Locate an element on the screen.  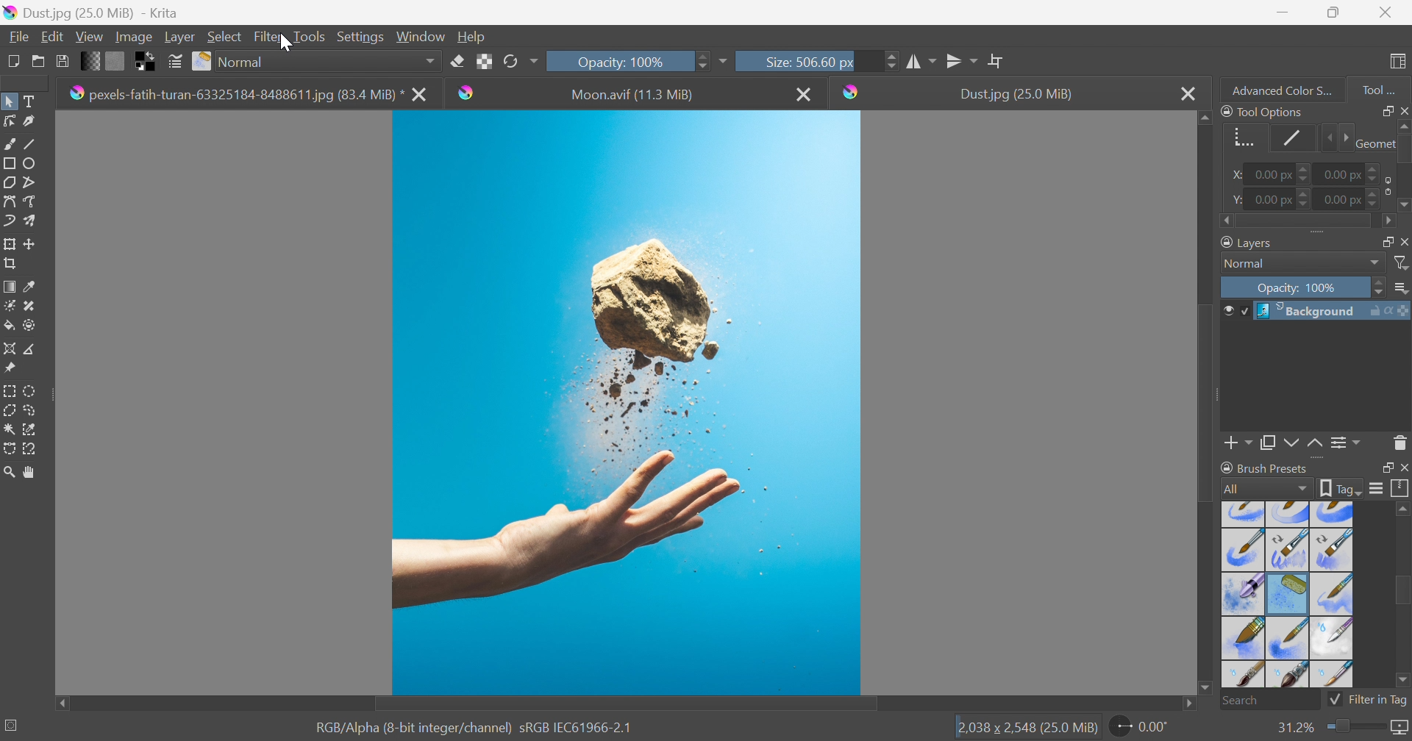
X: is located at coordinates (1233, 175).